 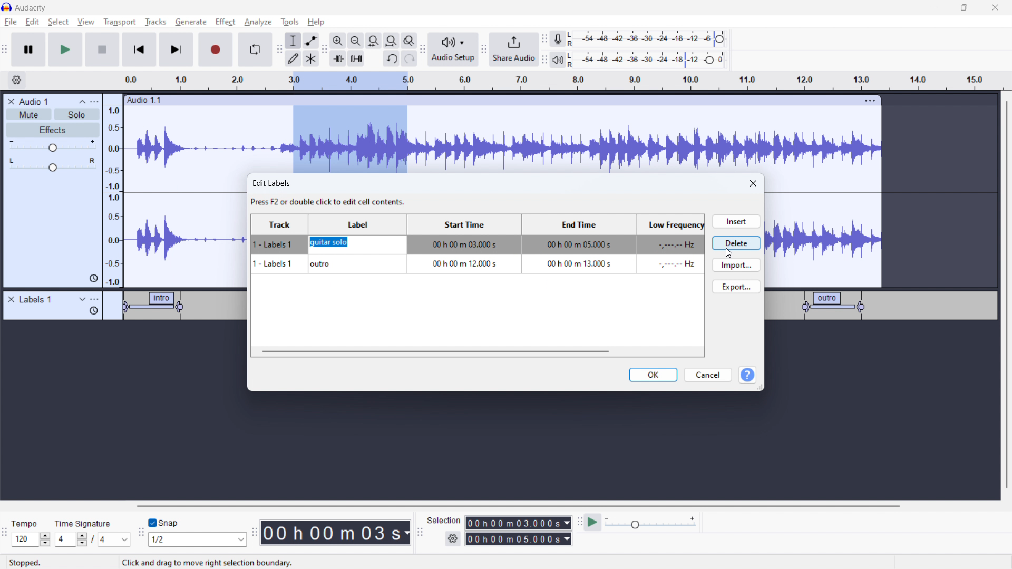 What do you see at coordinates (198, 539) in the screenshot?
I see `select snapping` at bounding box center [198, 539].